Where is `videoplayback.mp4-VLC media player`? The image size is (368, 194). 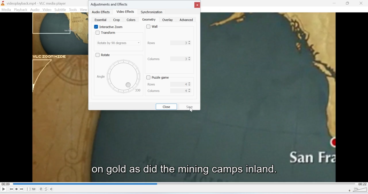
videoplayback.mp4-VLC media player is located at coordinates (34, 4).